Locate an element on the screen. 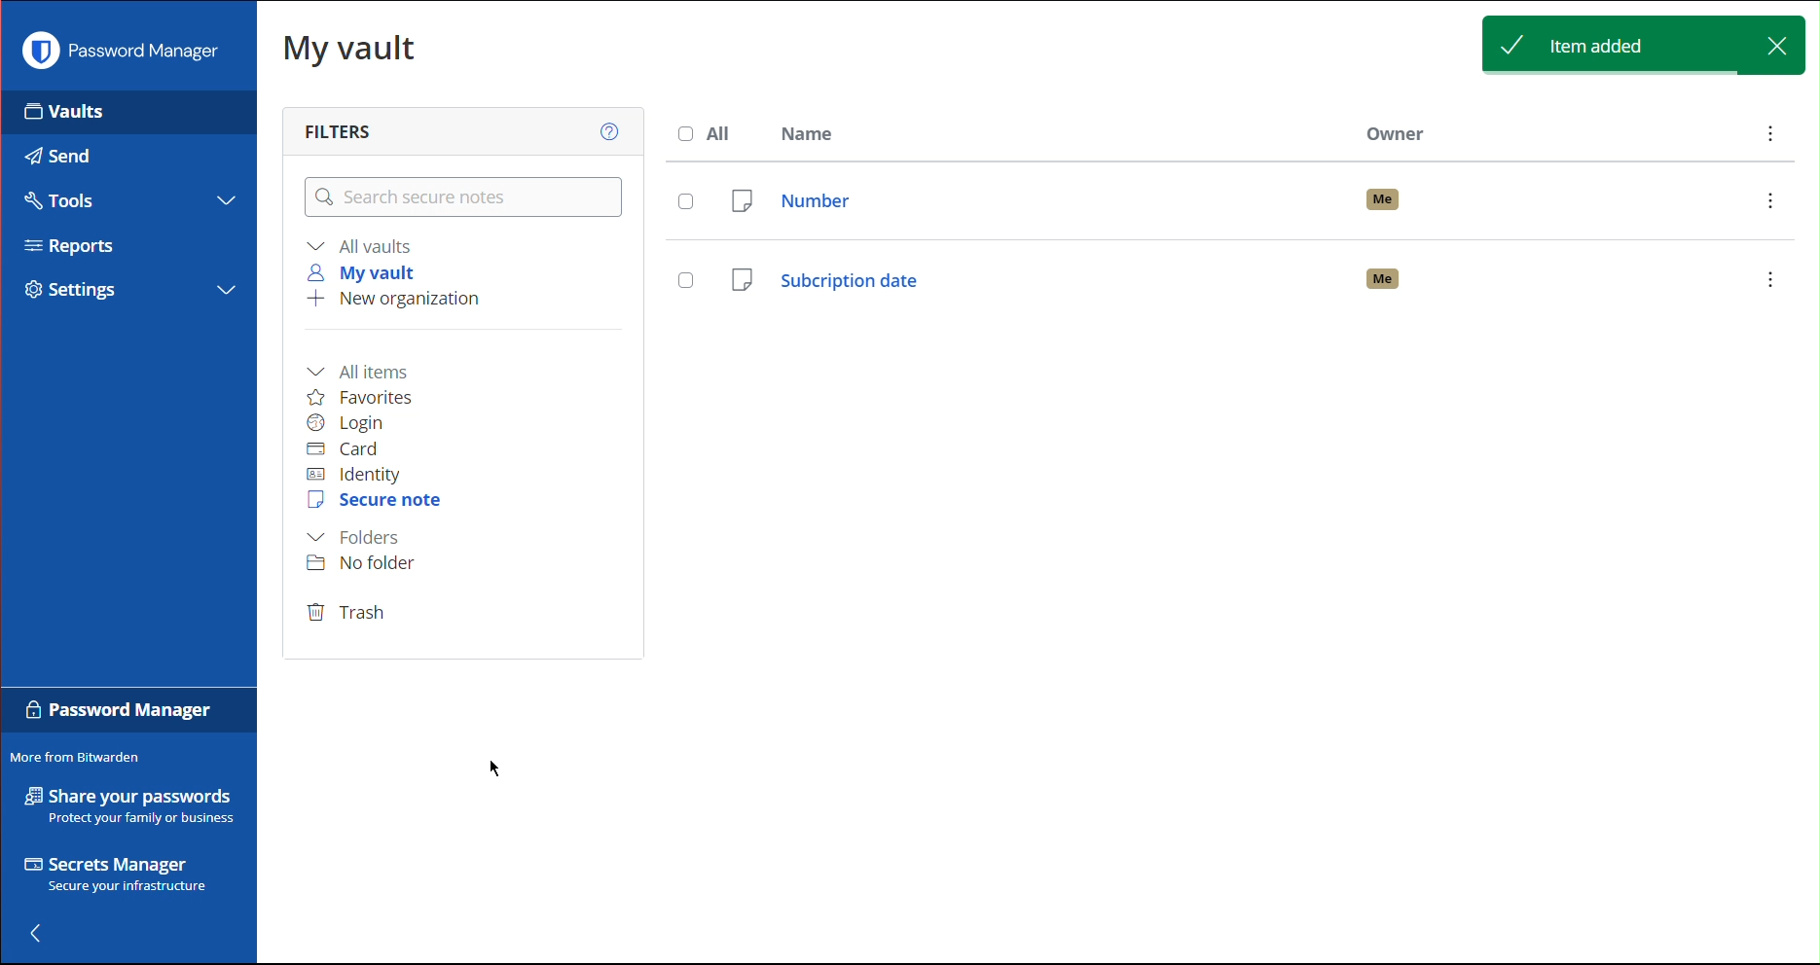  All  is located at coordinates (710, 133).